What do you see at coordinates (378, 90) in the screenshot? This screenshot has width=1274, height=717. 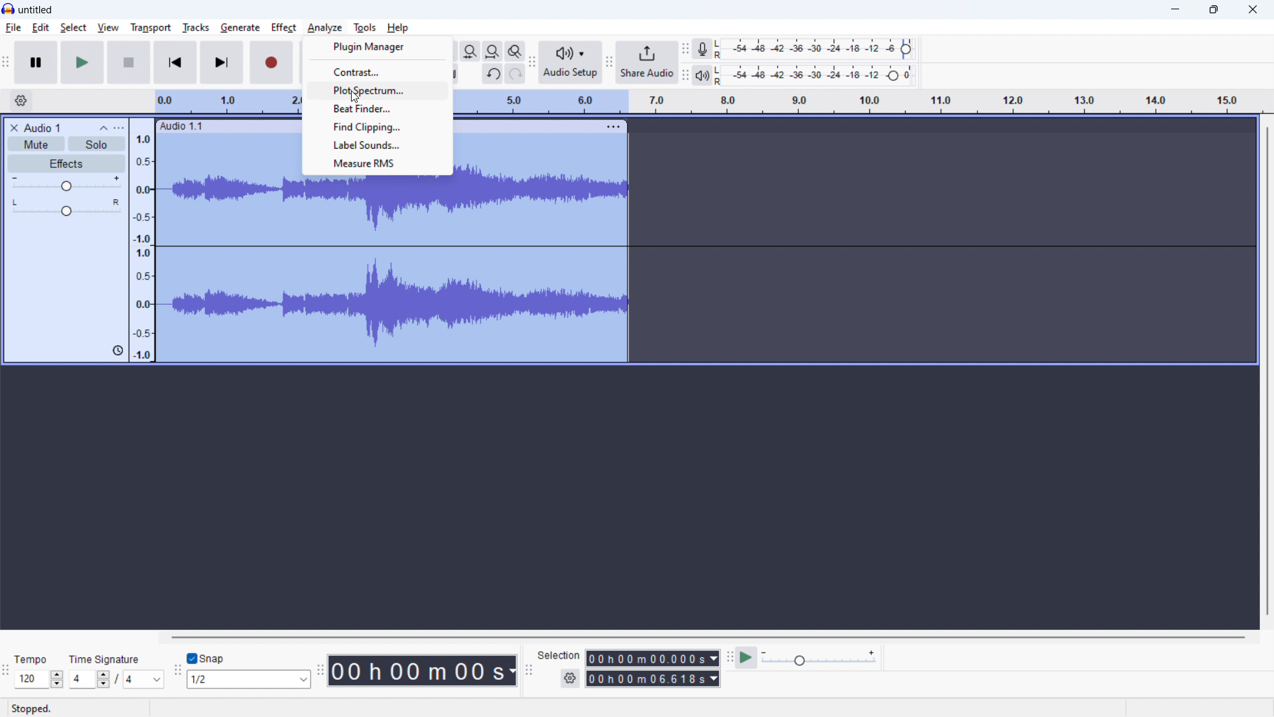 I see `plot spectrum` at bounding box center [378, 90].